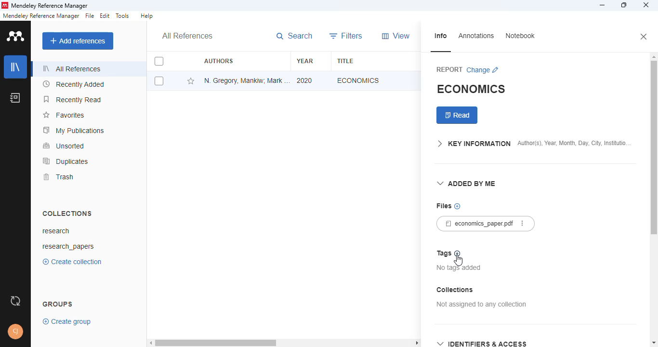 This screenshot has height=347, width=658. What do you see at coordinates (440, 36) in the screenshot?
I see `info` at bounding box center [440, 36].